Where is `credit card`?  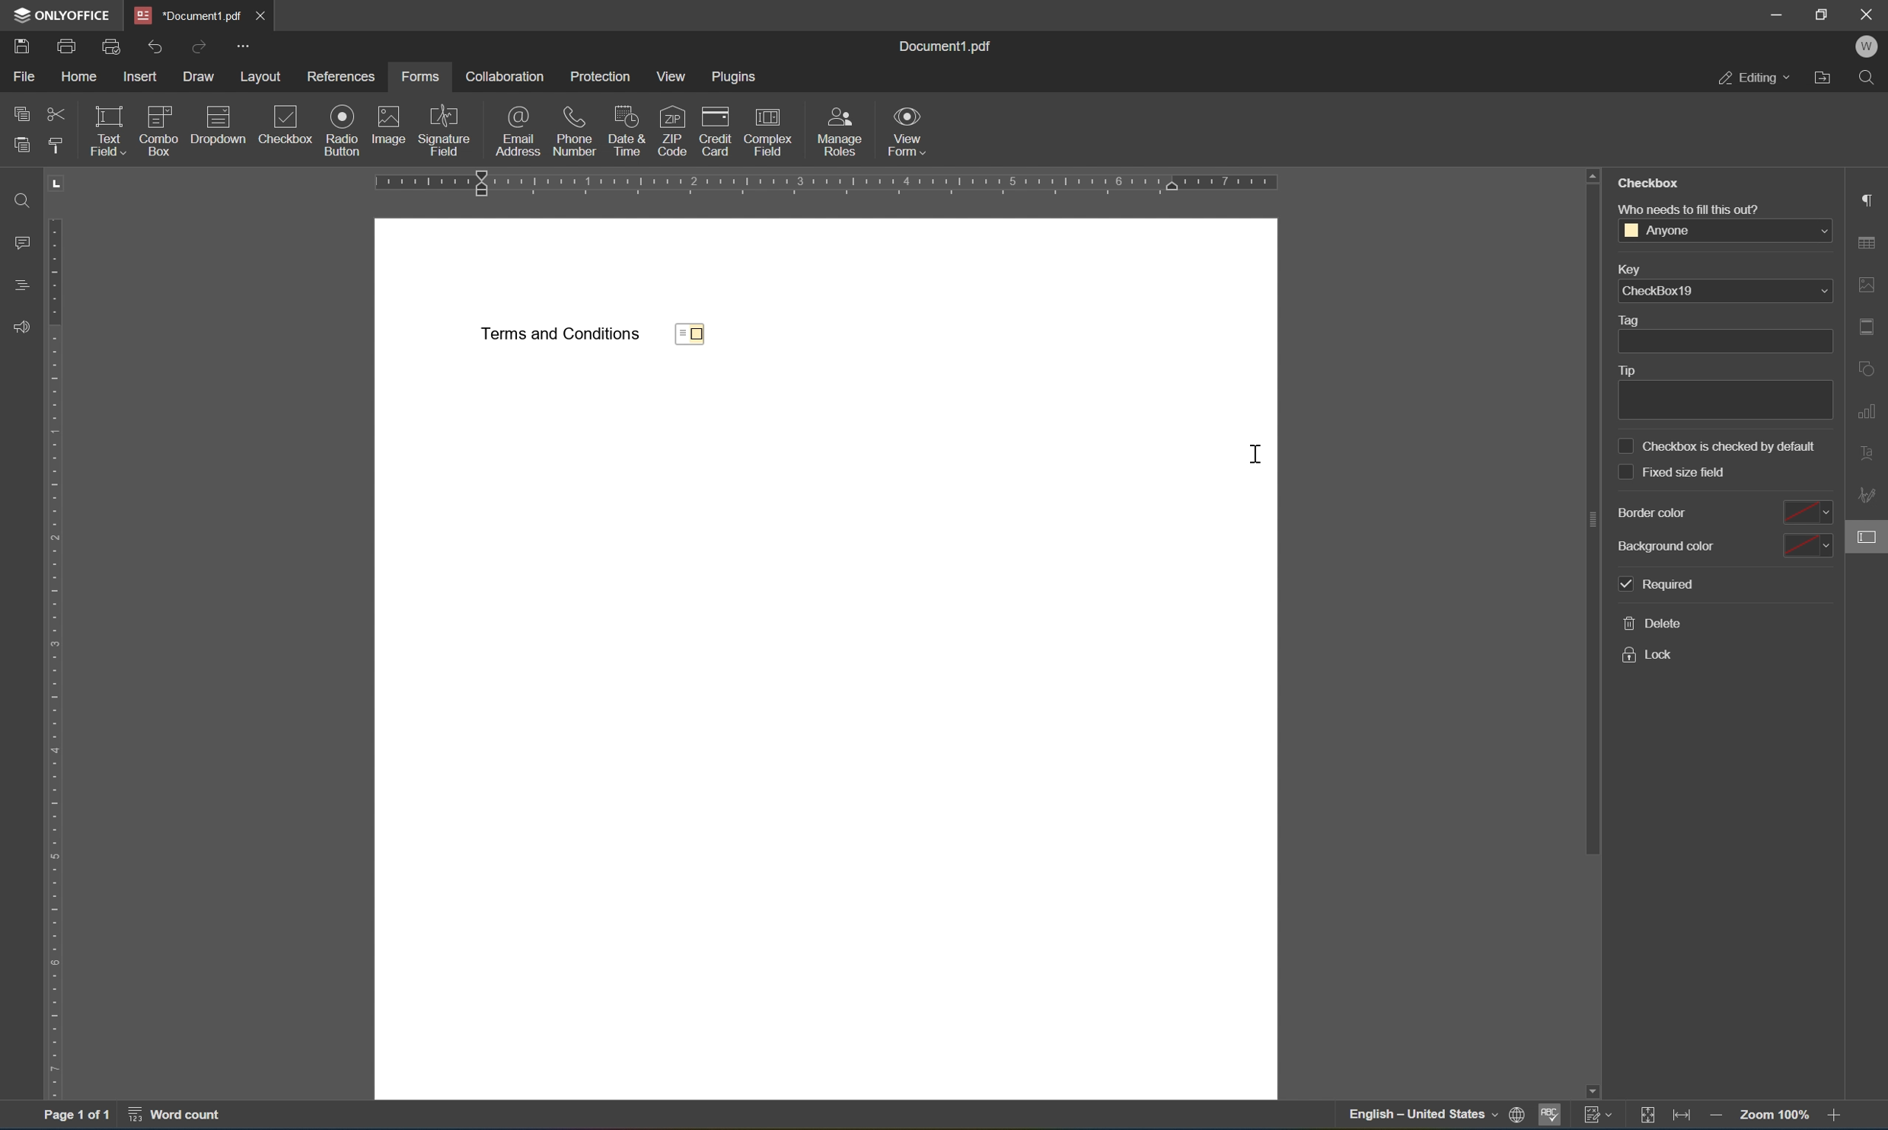 credit card is located at coordinates (711, 129).